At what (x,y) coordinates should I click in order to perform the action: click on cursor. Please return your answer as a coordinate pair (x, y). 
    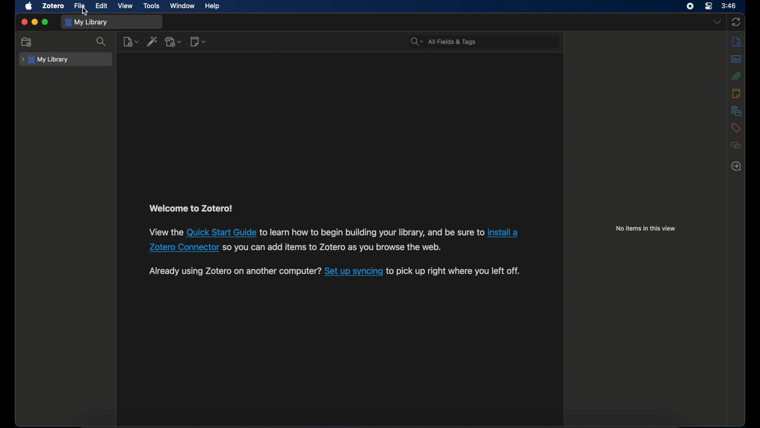
    Looking at the image, I should click on (85, 11).